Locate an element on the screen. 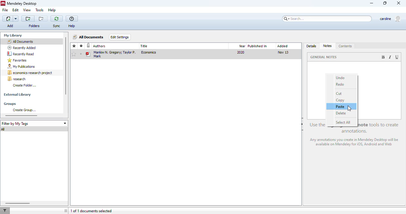 The height and width of the screenshot is (214, 406). search is located at coordinates (327, 19).